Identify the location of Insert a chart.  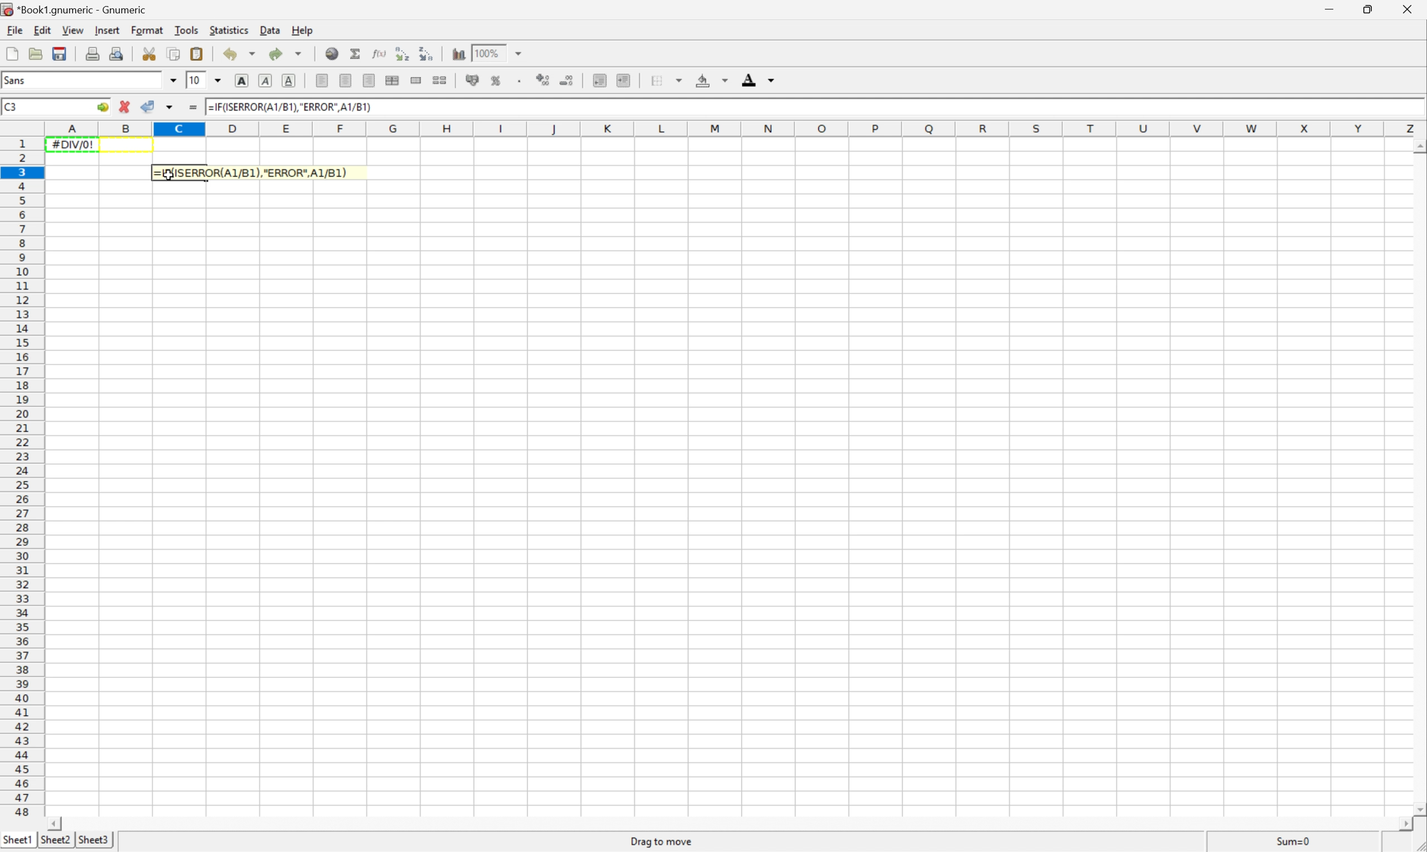
(459, 53).